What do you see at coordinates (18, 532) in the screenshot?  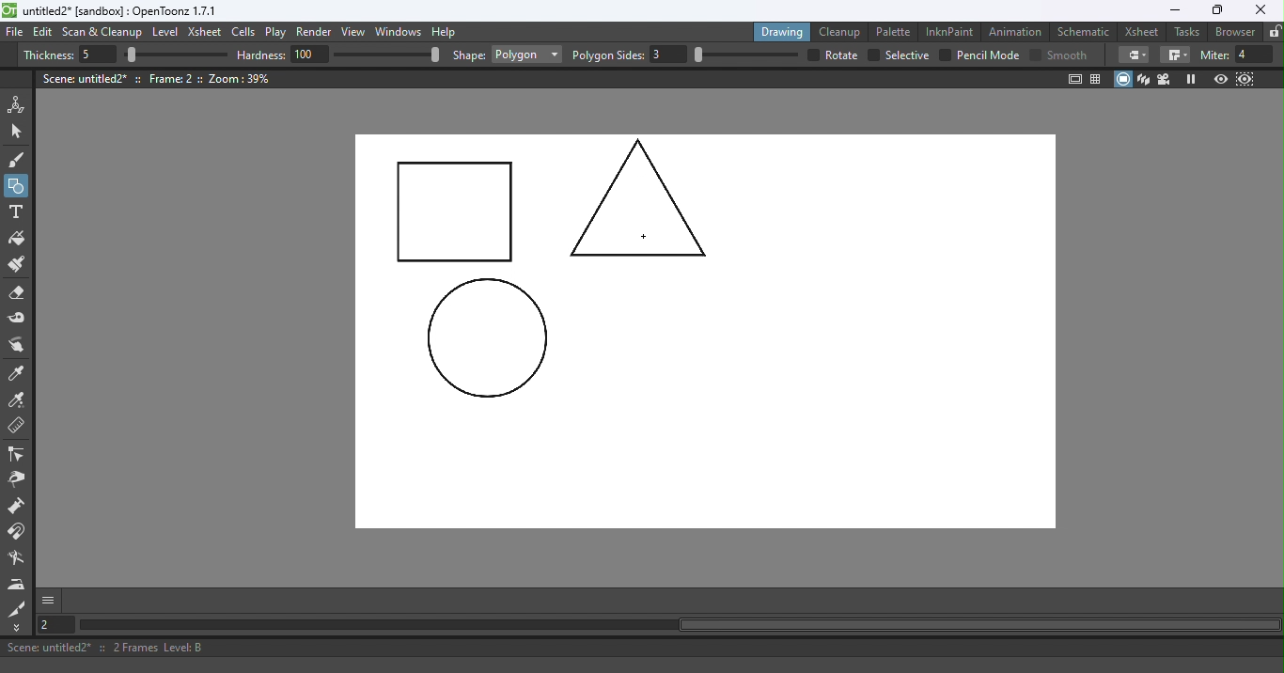 I see `Magnet tool` at bounding box center [18, 532].